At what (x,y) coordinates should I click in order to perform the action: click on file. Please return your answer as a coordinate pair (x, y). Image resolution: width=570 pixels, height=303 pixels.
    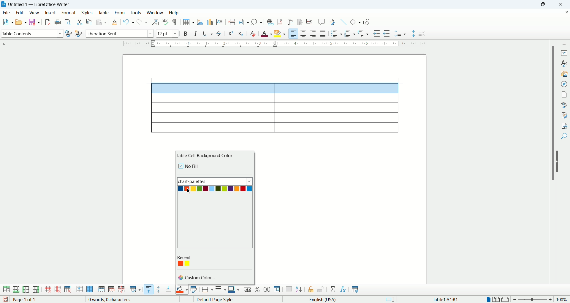
    Looking at the image, I should click on (7, 13).